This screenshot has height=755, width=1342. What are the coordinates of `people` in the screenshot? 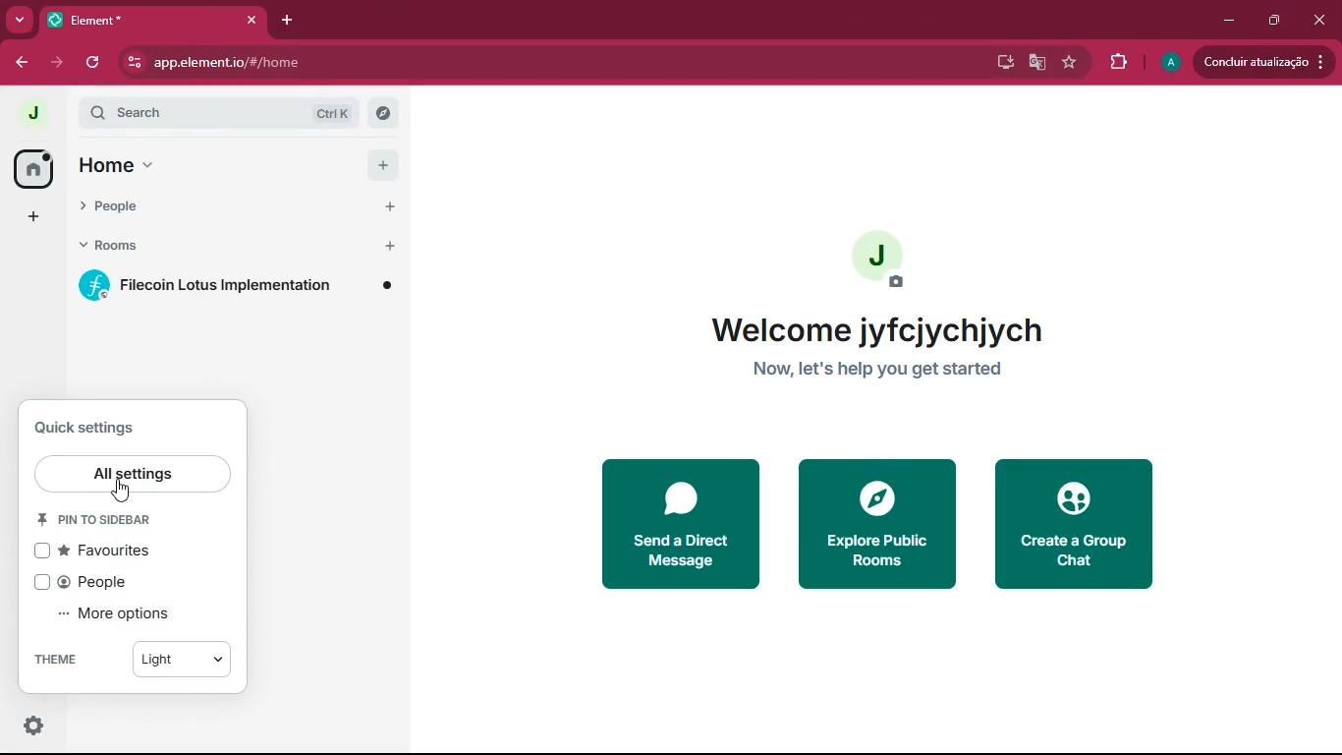 It's located at (122, 583).